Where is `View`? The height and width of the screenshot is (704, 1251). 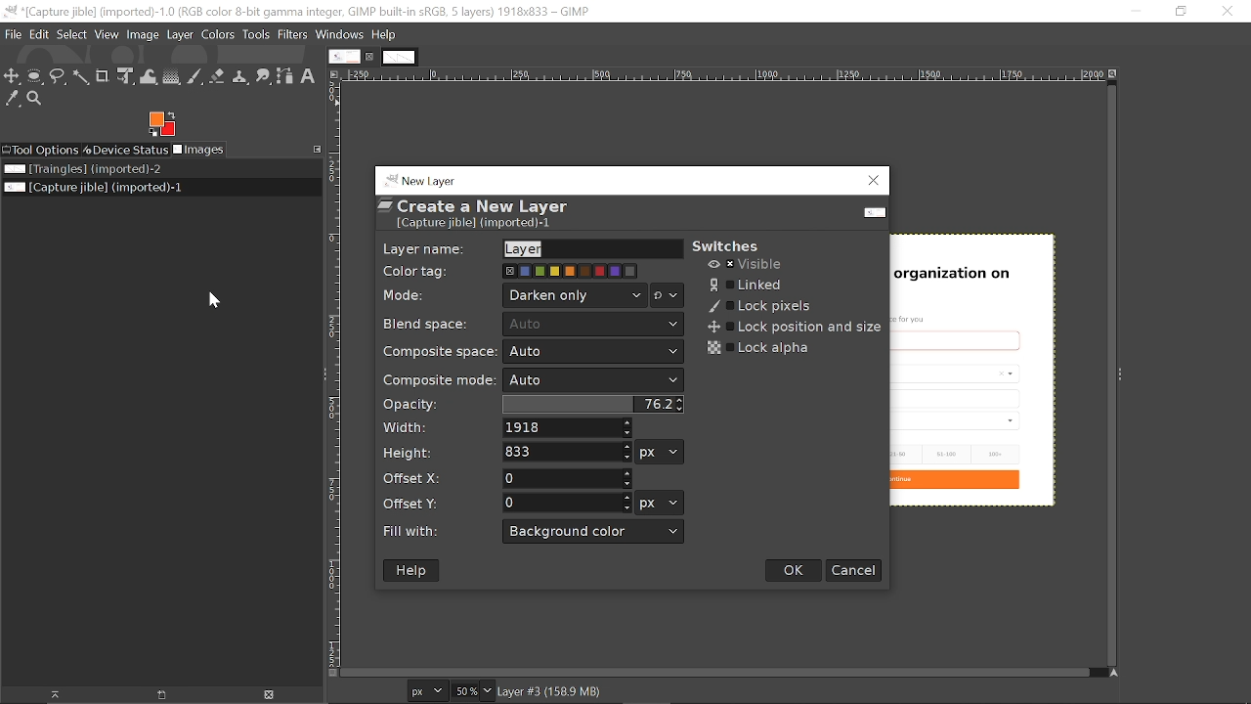
View is located at coordinates (107, 34).